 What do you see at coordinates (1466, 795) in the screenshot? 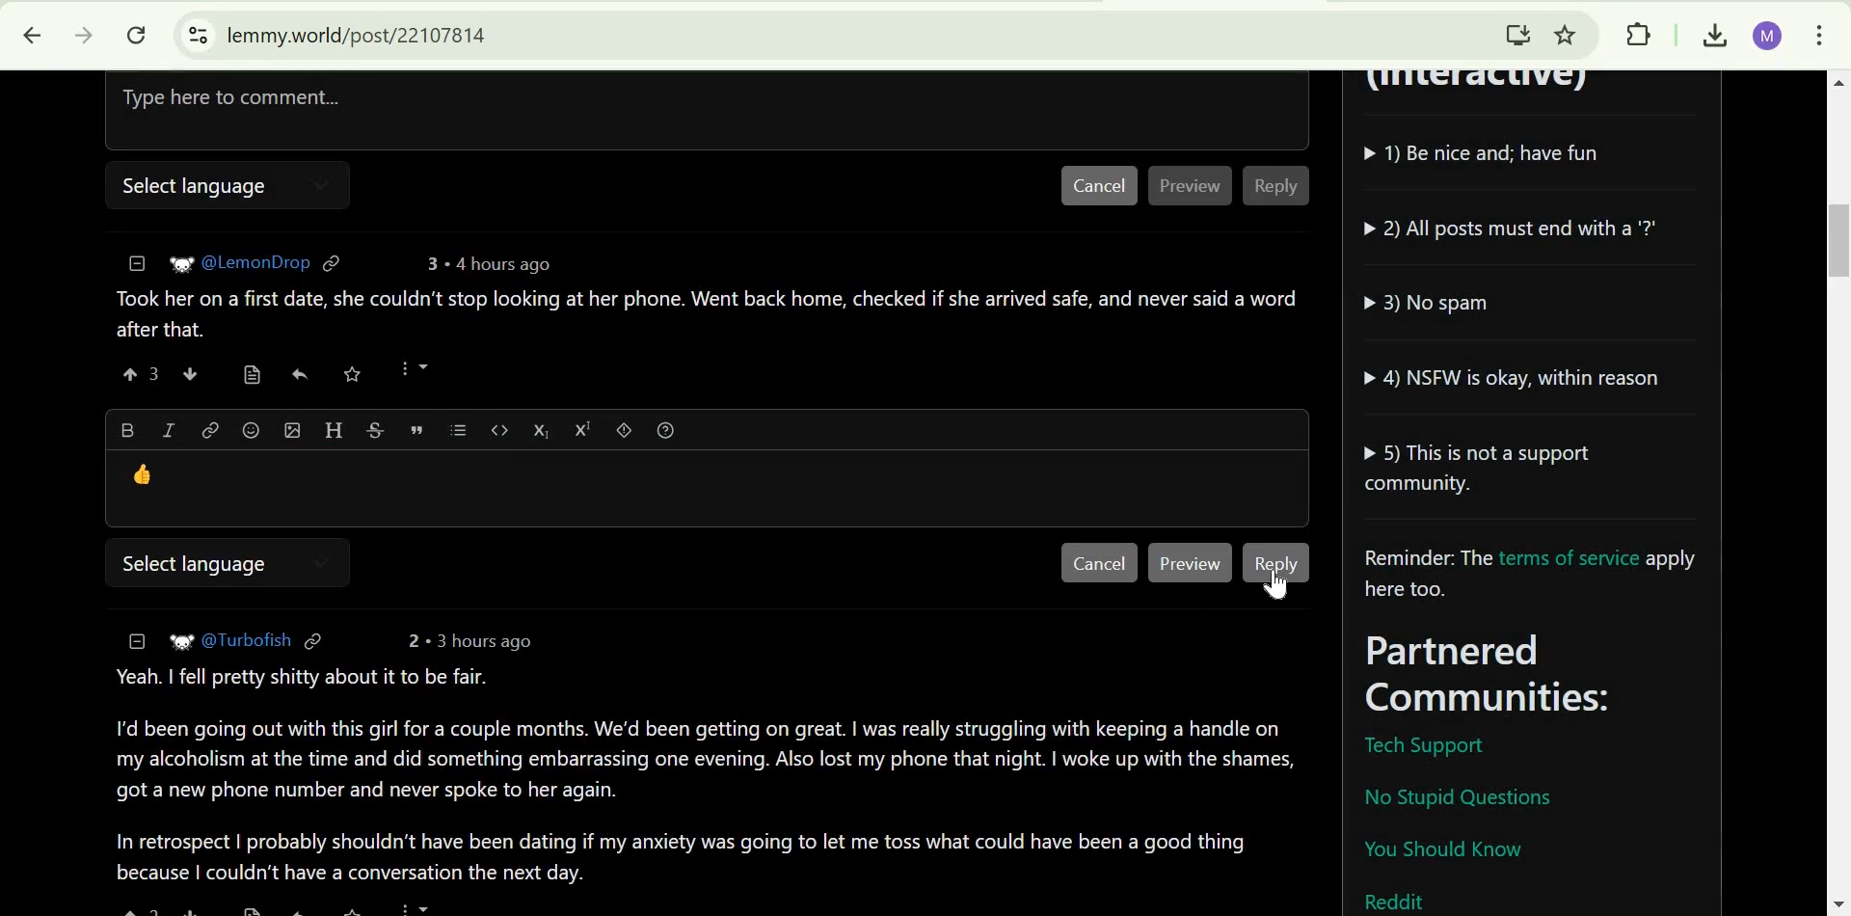
I see `No Stupid Question` at bounding box center [1466, 795].